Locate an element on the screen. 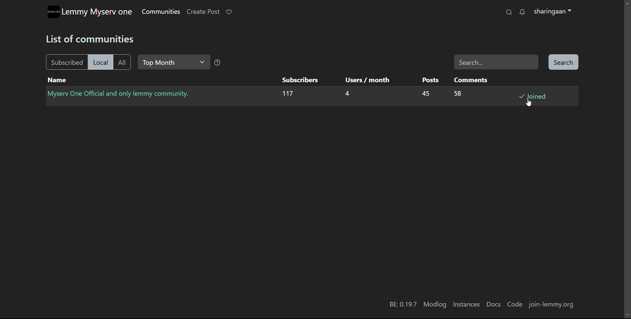 This screenshot has height=319, width=631. instances is located at coordinates (466, 305).